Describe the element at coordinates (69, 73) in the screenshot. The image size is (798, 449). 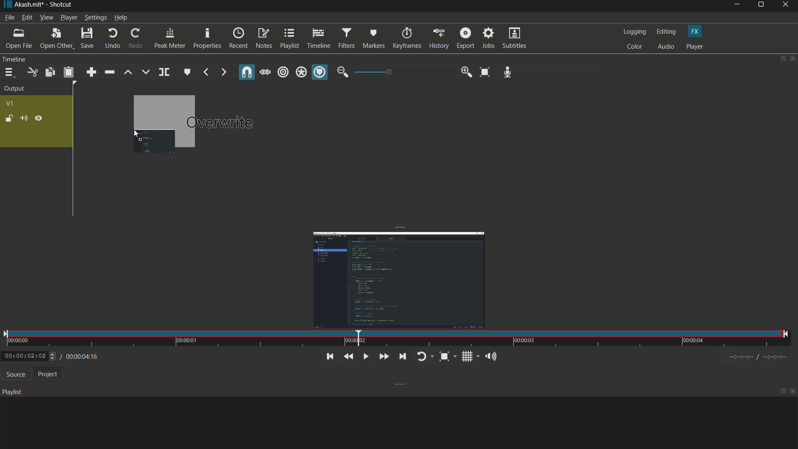
I see `paste` at that location.